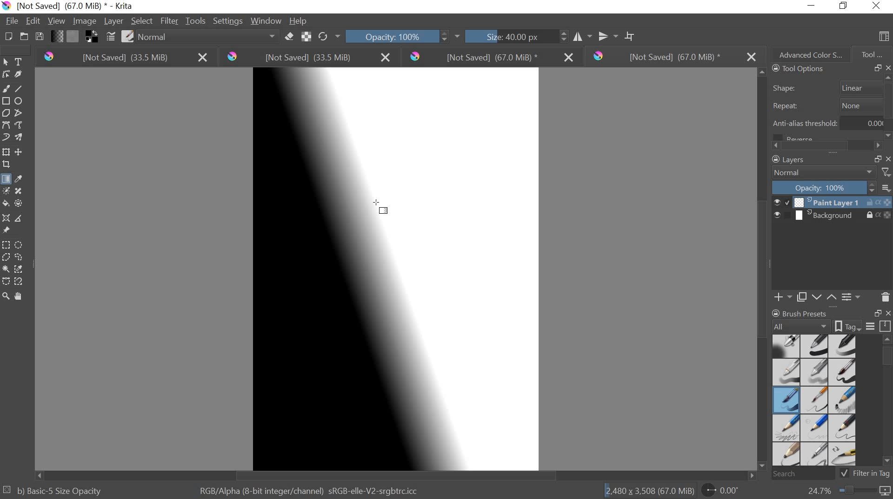 This screenshot has width=893, height=499. I want to click on edit shapes, so click(7, 74).